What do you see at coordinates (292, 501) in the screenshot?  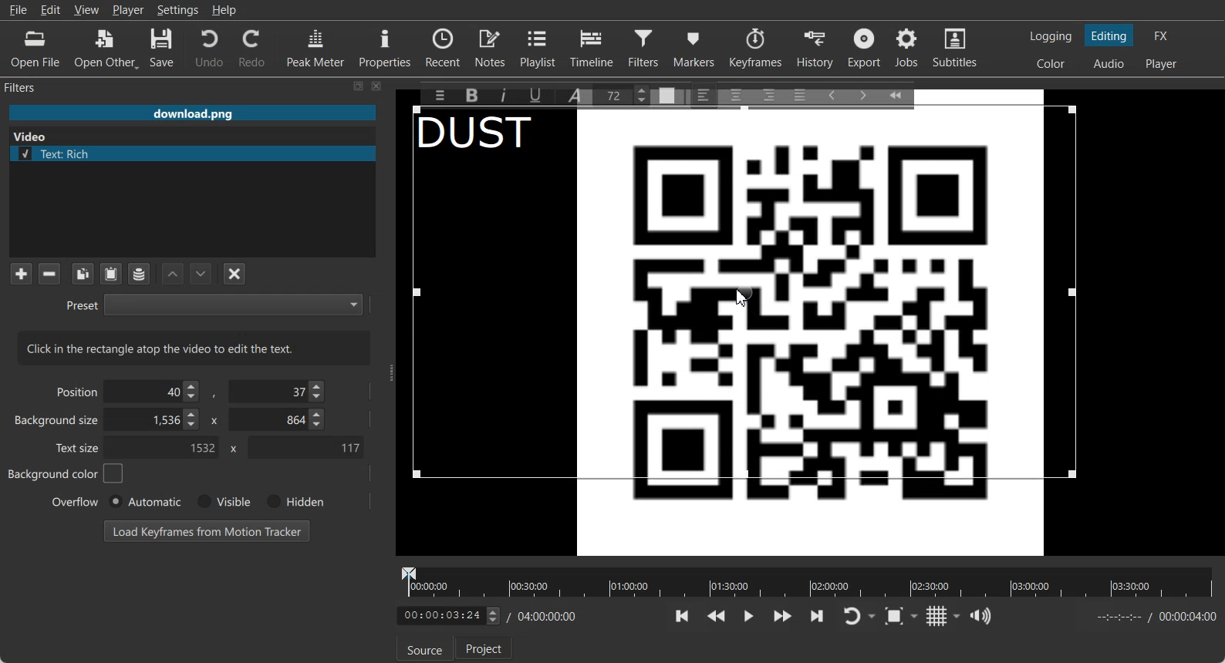 I see `Hidden` at bounding box center [292, 501].